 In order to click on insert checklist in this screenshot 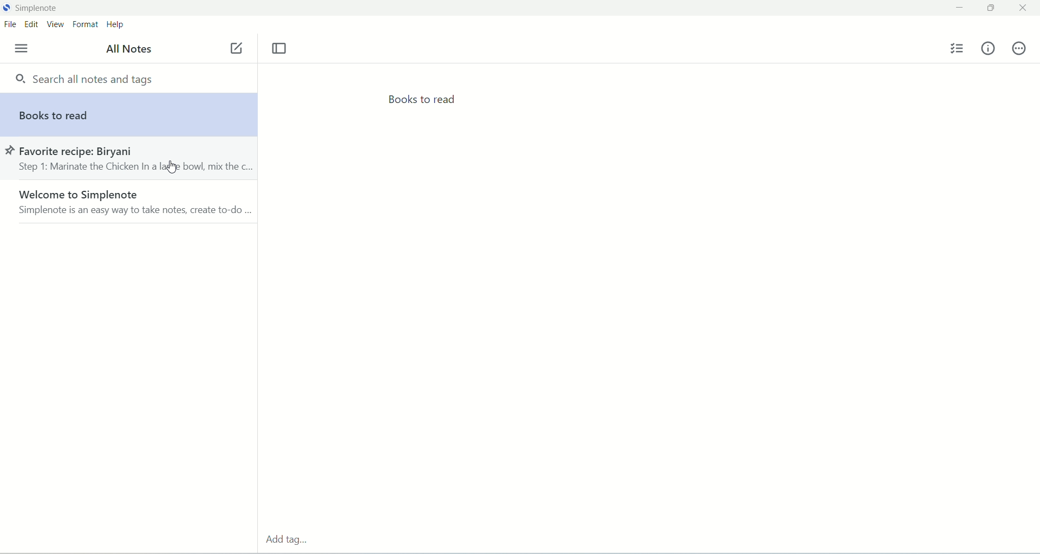, I will do `click(958, 49)`.